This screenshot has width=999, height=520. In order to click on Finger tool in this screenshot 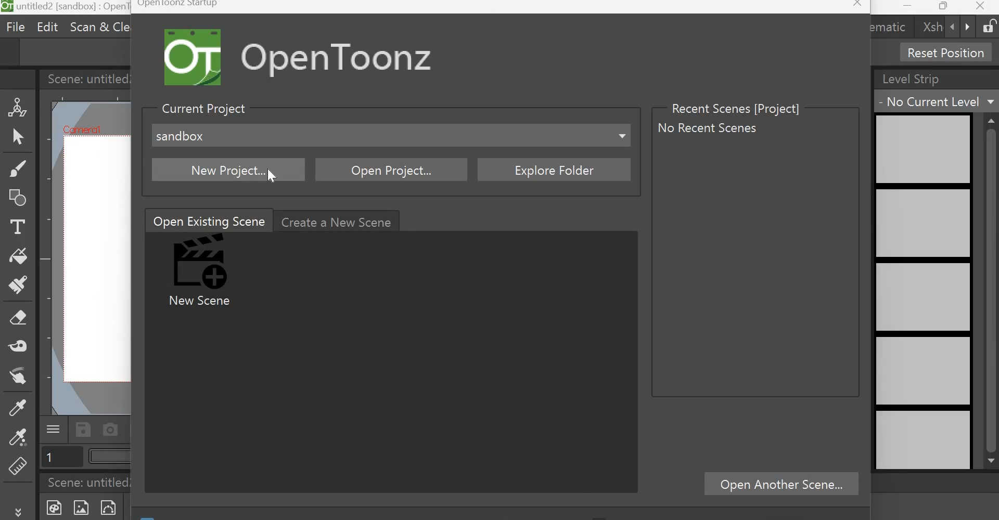, I will do `click(22, 380)`.